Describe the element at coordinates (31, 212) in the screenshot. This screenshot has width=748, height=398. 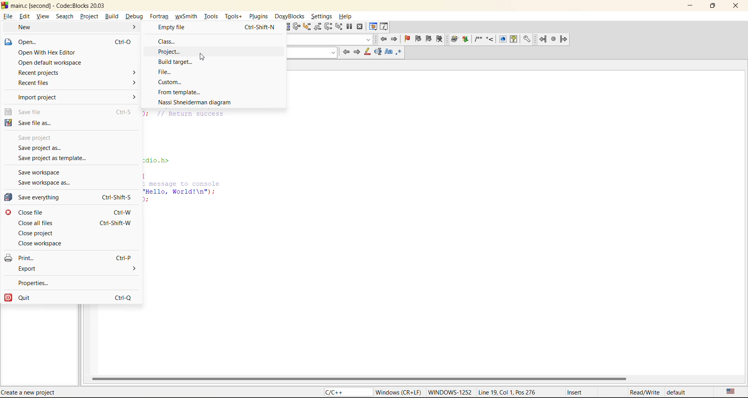
I see `close file` at that location.